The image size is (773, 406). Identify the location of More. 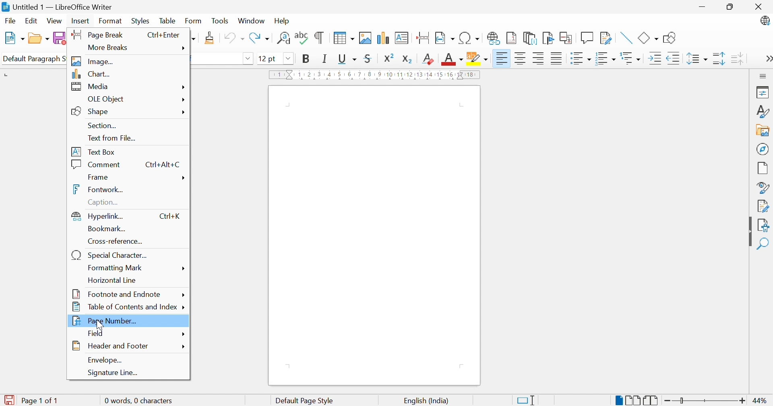
(767, 59).